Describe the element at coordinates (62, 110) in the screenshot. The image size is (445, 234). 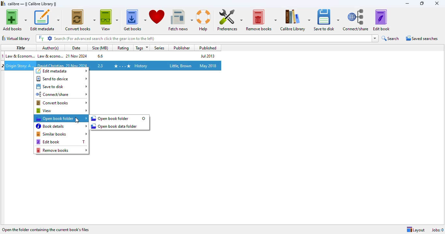
I see `view` at that location.